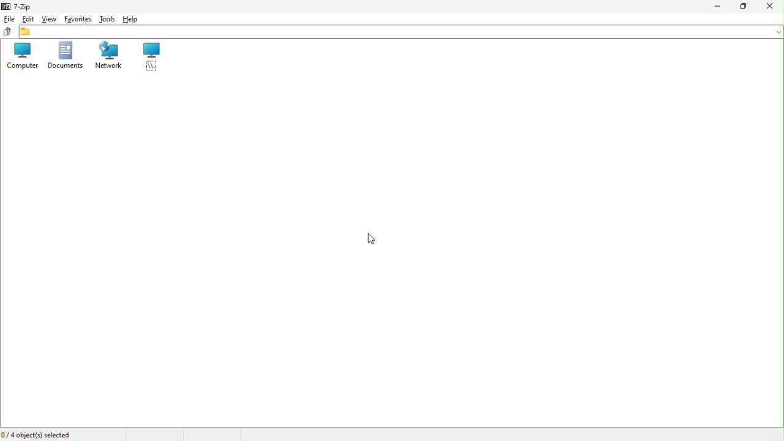 Image resolution: width=784 pixels, height=441 pixels. Describe the element at coordinates (17, 6) in the screenshot. I see `7 zip` at that location.